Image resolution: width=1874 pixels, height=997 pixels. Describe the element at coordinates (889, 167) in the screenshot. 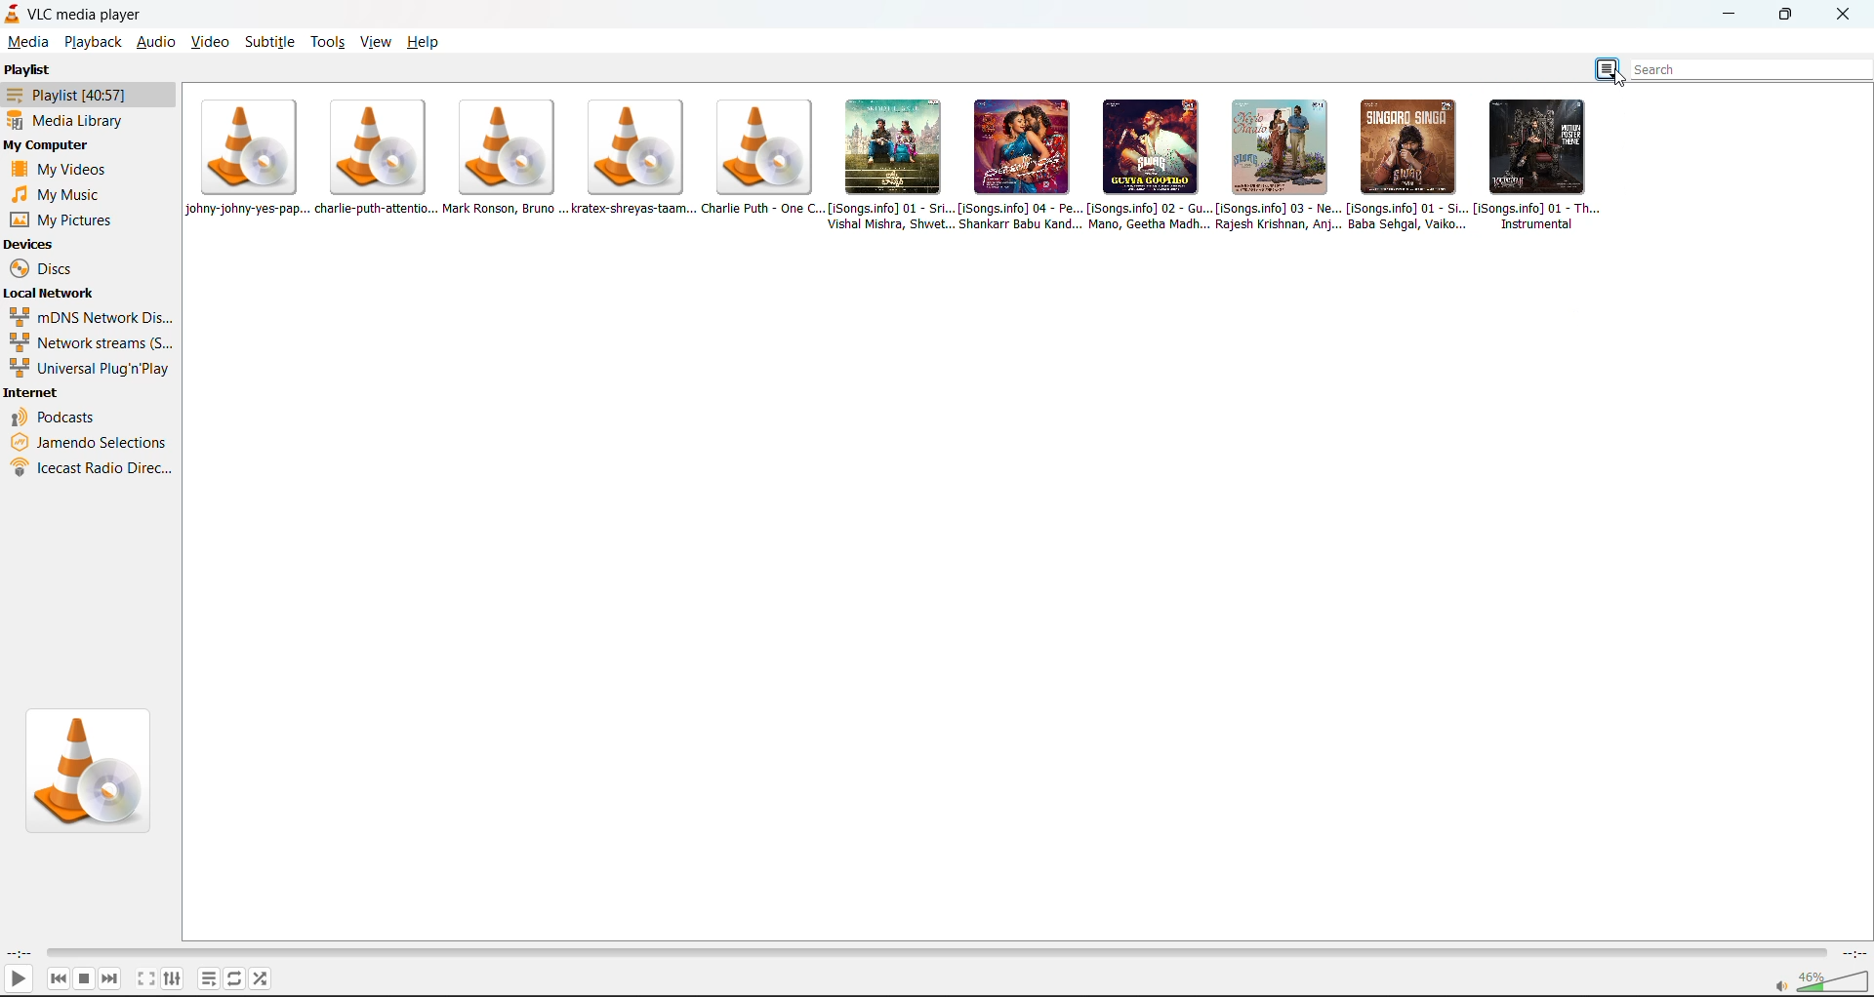

I see `track title and preview` at that location.